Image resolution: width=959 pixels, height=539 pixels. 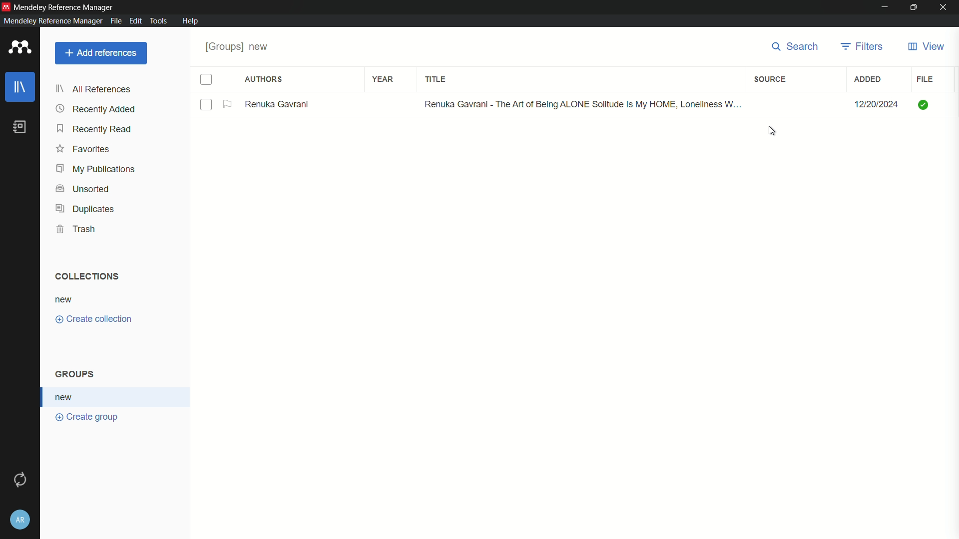 I want to click on account and settings, so click(x=18, y=521).